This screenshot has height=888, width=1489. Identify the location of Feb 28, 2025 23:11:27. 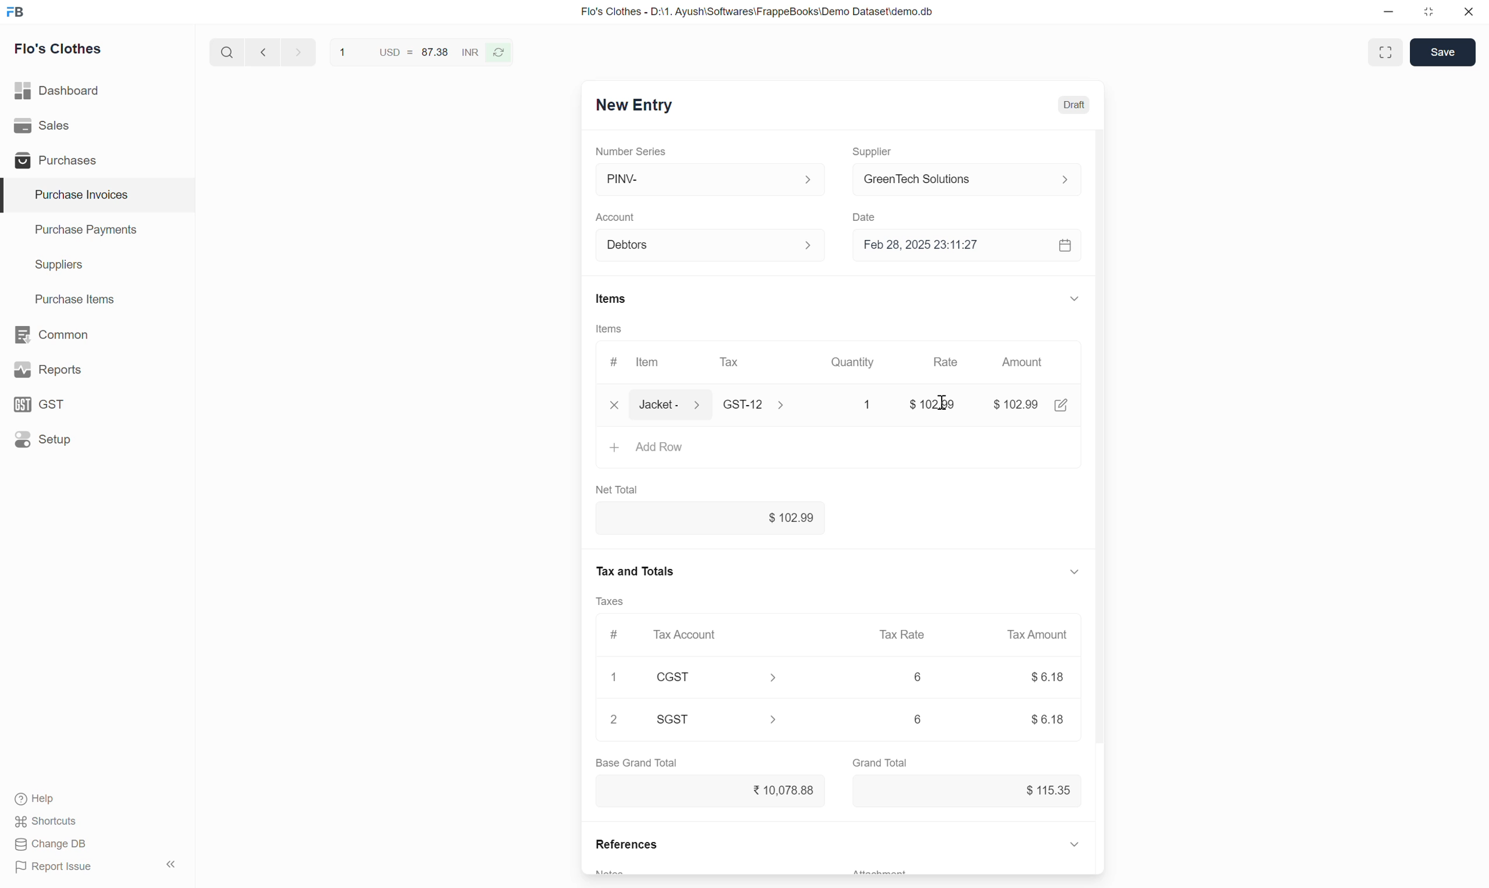
(954, 245).